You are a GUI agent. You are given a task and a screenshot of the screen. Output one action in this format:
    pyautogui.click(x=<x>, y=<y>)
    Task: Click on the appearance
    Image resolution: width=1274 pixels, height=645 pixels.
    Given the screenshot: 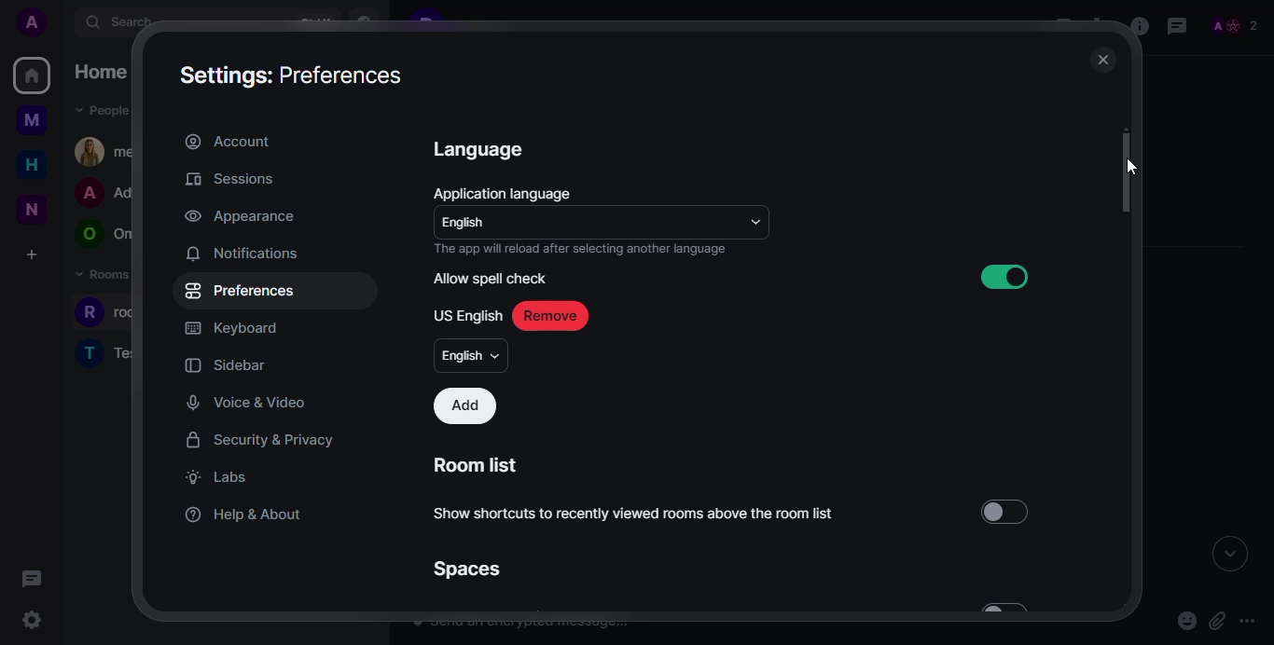 What is the action you would take?
    pyautogui.click(x=238, y=217)
    